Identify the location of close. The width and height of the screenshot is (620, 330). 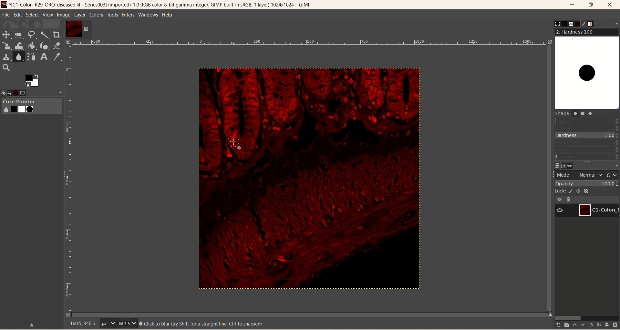
(611, 5).